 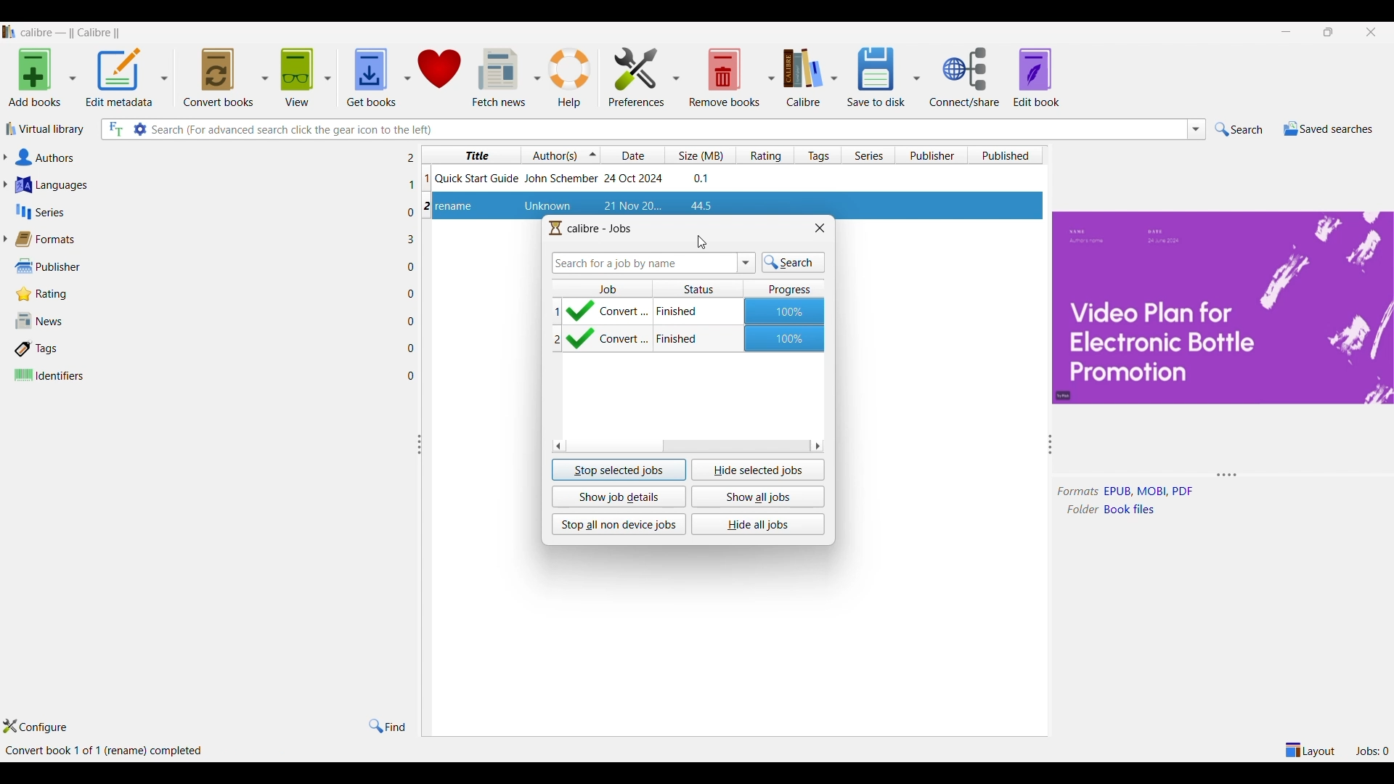 What do you see at coordinates (205, 240) in the screenshot?
I see `Formats` at bounding box center [205, 240].